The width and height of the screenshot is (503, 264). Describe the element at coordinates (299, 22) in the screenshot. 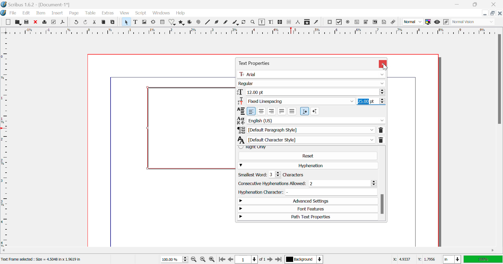

I see `Measurements` at that location.